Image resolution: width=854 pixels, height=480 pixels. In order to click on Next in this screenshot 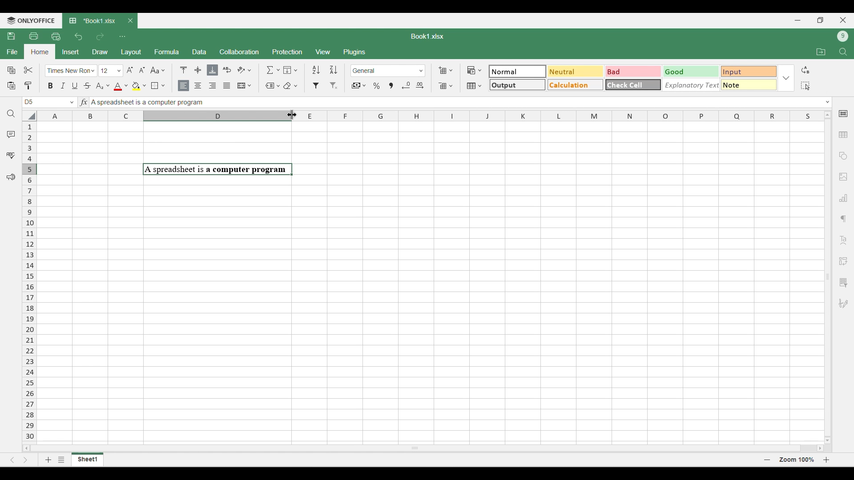, I will do `click(26, 460)`.